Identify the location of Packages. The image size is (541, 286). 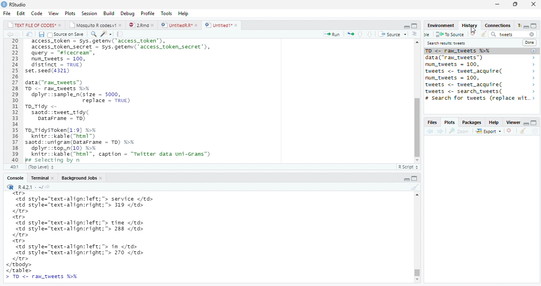
(471, 122).